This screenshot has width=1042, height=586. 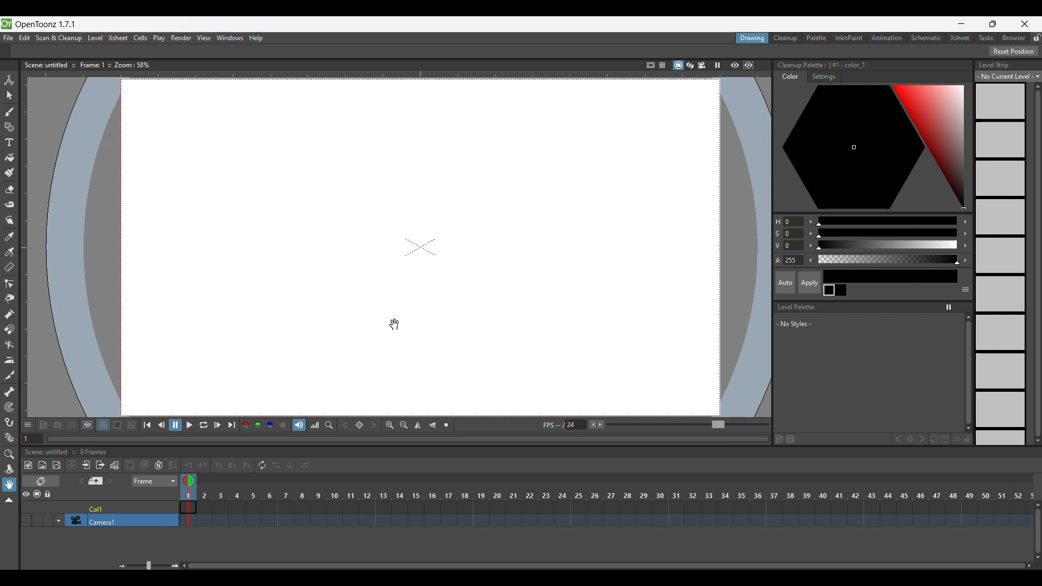 What do you see at coordinates (37, 493) in the screenshot?
I see `Camera stand visibility toggle all` at bounding box center [37, 493].